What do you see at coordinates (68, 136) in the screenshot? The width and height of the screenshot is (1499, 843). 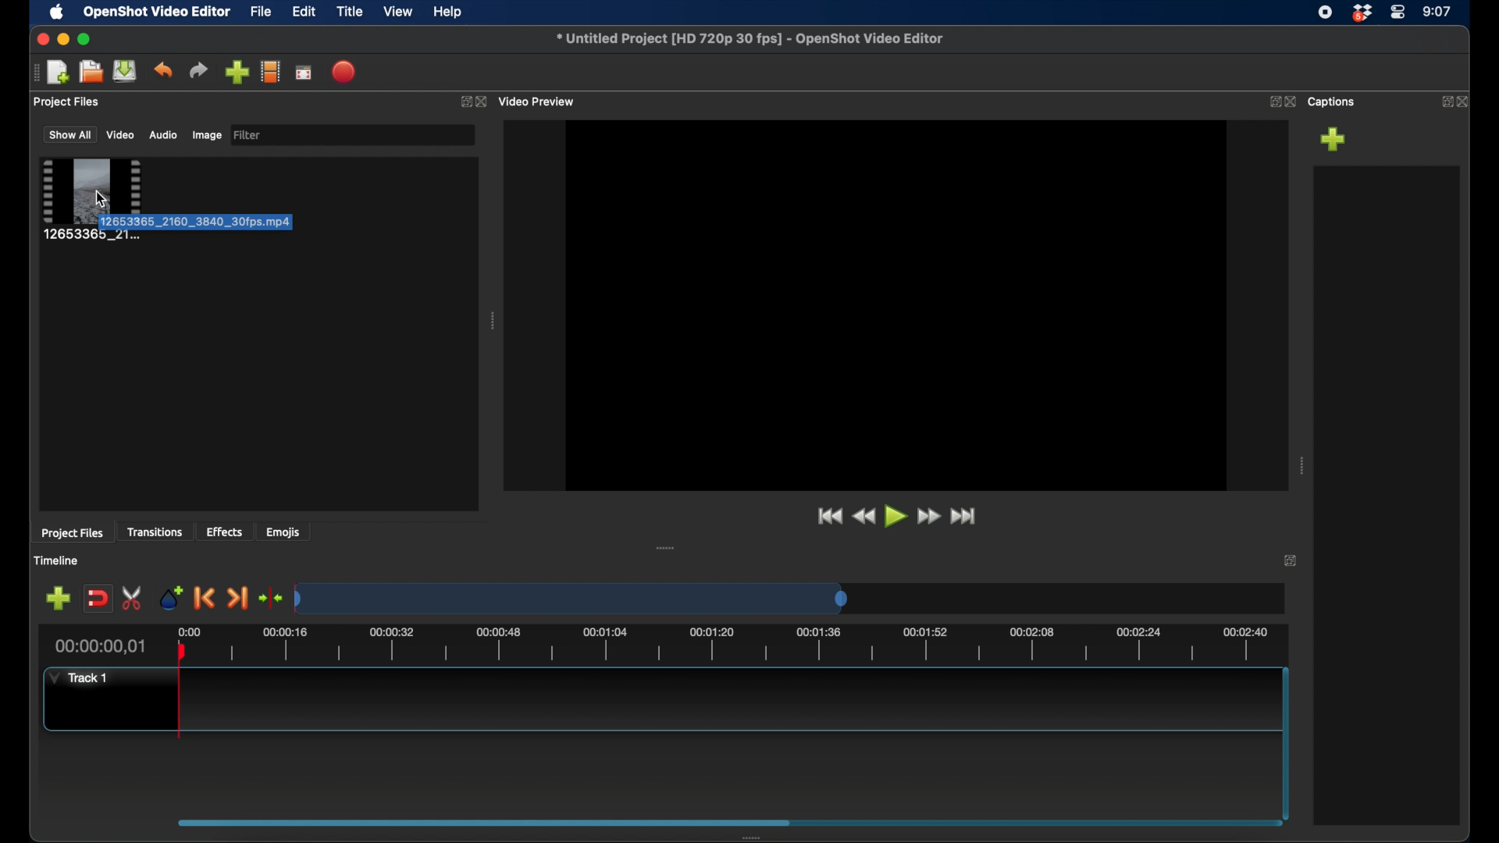 I see `show all` at bounding box center [68, 136].